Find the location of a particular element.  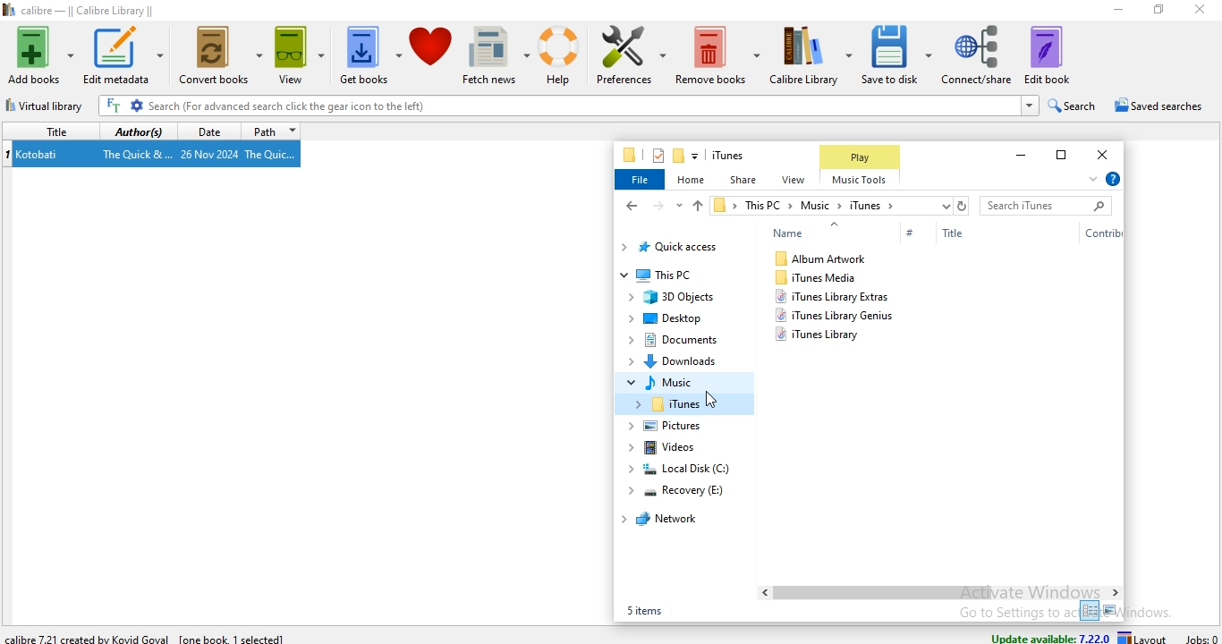

calibre library is located at coordinates (811, 55).